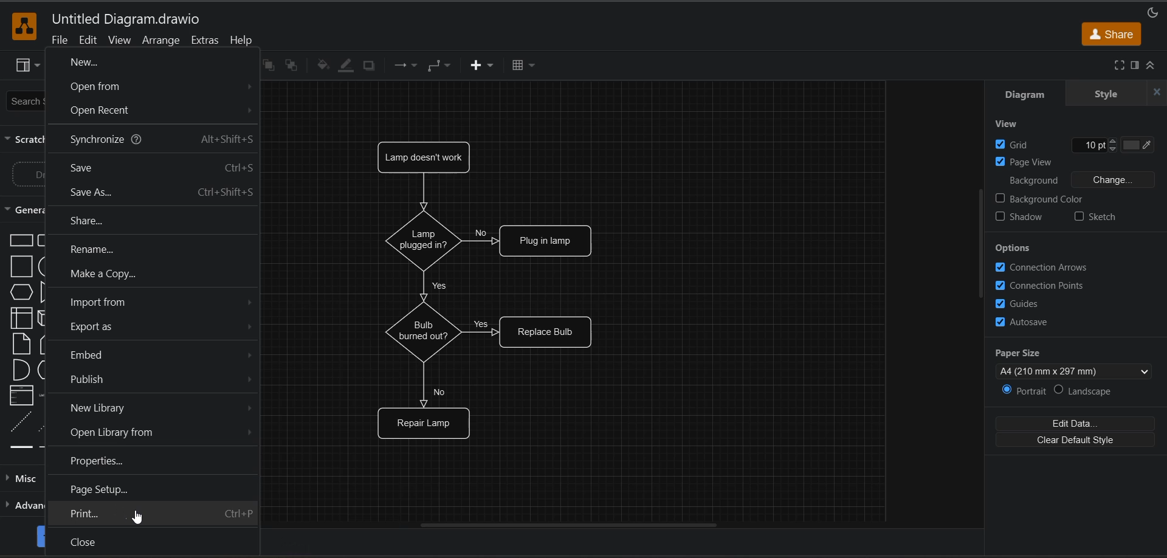 This screenshot has height=558, width=1167. What do you see at coordinates (167, 193) in the screenshot?
I see `save as` at bounding box center [167, 193].